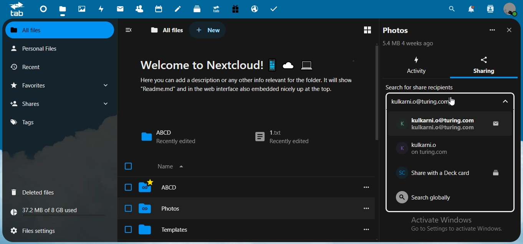 This screenshot has height=244, width=523. What do you see at coordinates (433, 149) in the screenshot?
I see `mail id` at bounding box center [433, 149].